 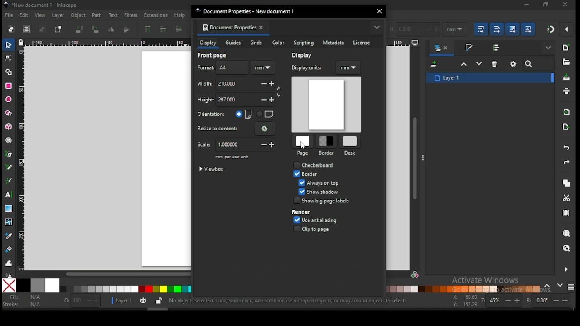 I want to click on activate windows, so click(x=484, y=281).